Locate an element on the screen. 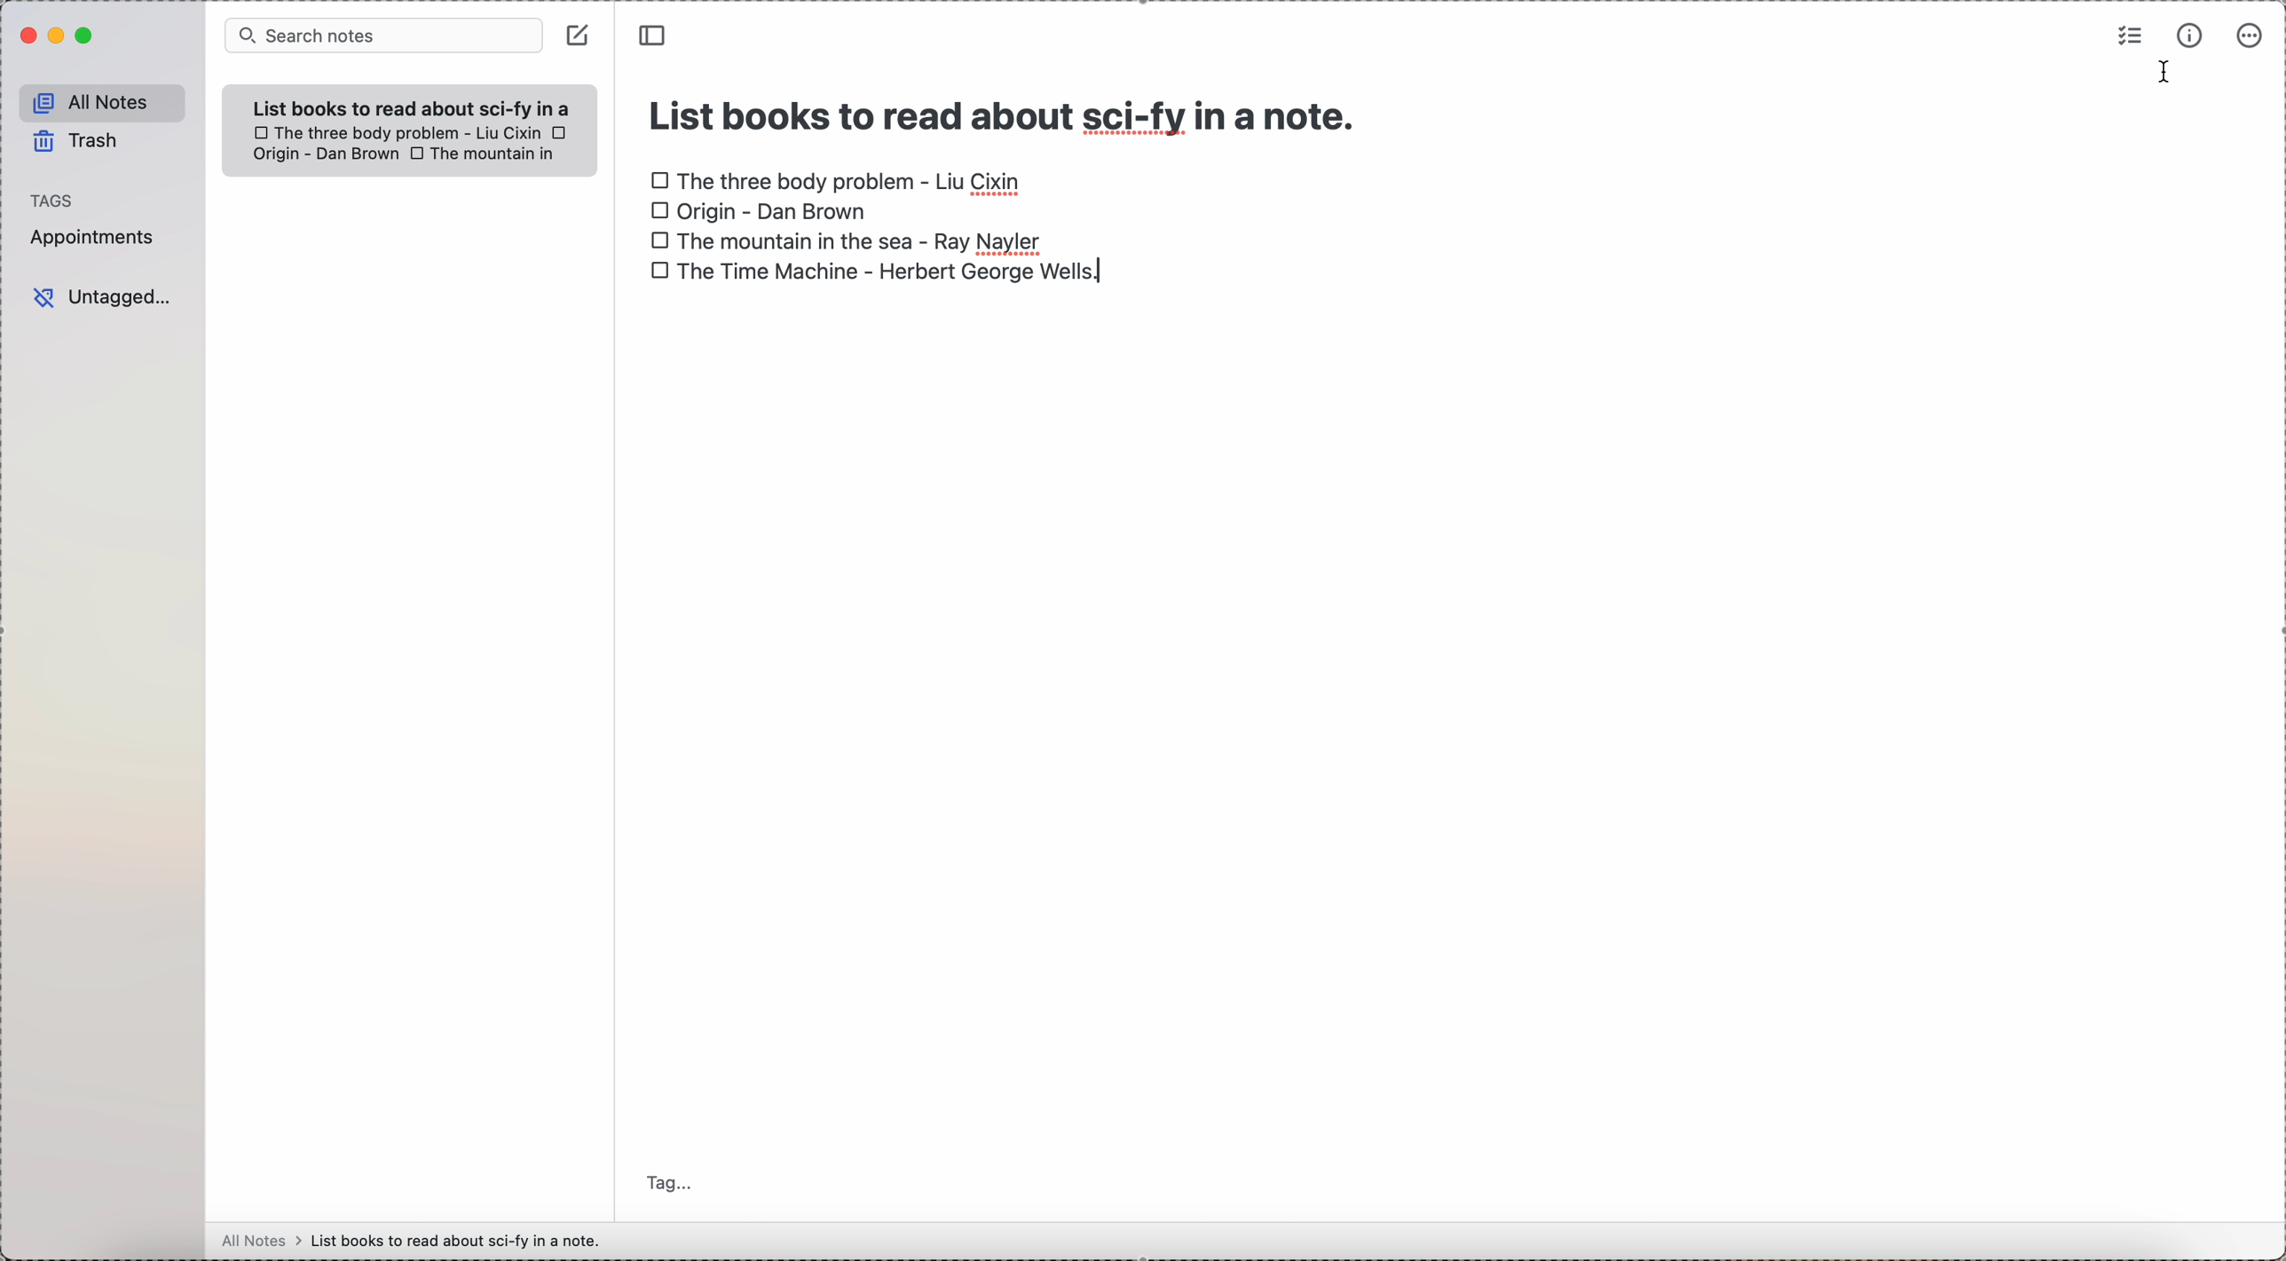  all notes > List books to read about sci-fy in a note. is located at coordinates (416, 1240).